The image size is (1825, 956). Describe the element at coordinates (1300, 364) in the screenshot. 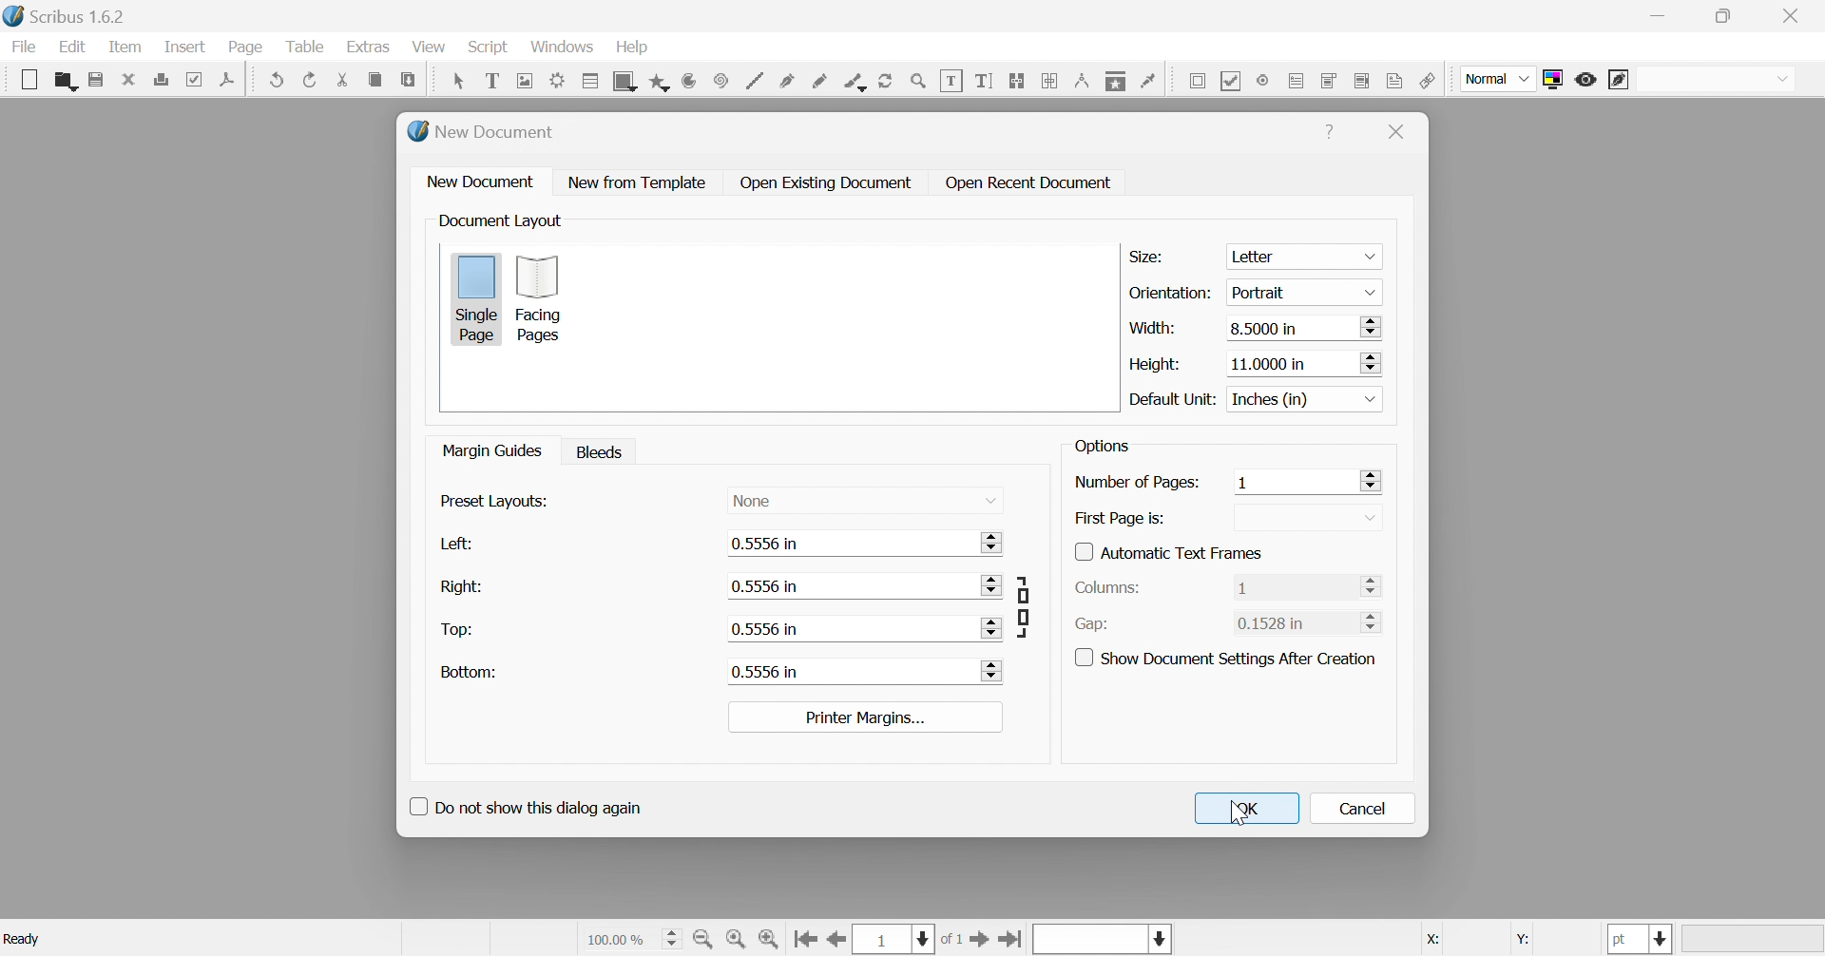

I see `11.000 in` at that location.